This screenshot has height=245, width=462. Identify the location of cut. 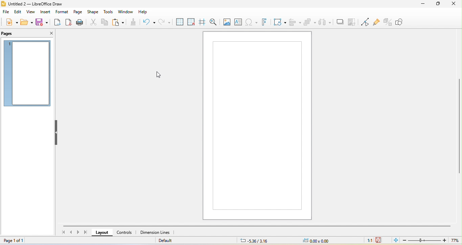
(92, 22).